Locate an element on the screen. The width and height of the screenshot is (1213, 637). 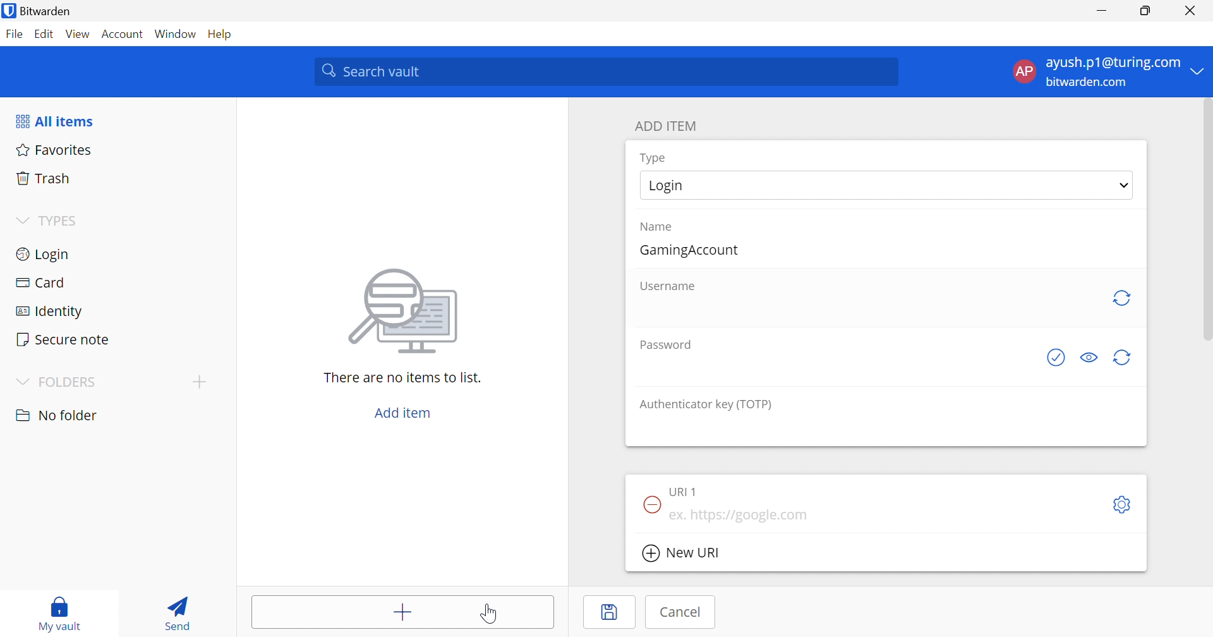
Send is located at coordinates (177, 612).